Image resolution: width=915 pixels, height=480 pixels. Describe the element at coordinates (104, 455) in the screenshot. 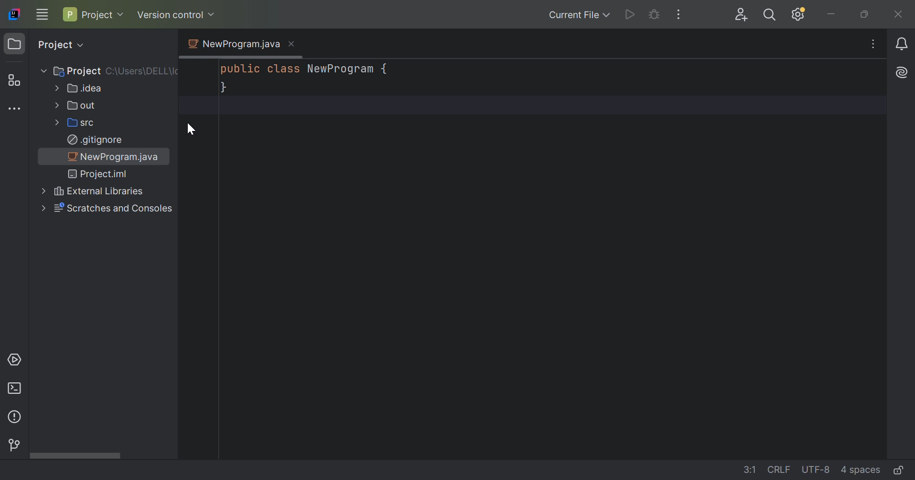

I see `Scroll Bar` at that location.